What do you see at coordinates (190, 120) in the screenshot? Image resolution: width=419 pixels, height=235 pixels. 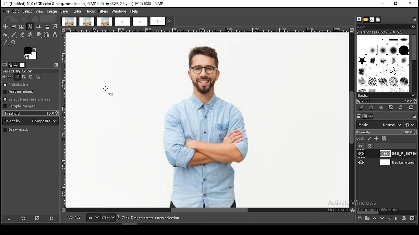 I see `image` at bounding box center [190, 120].